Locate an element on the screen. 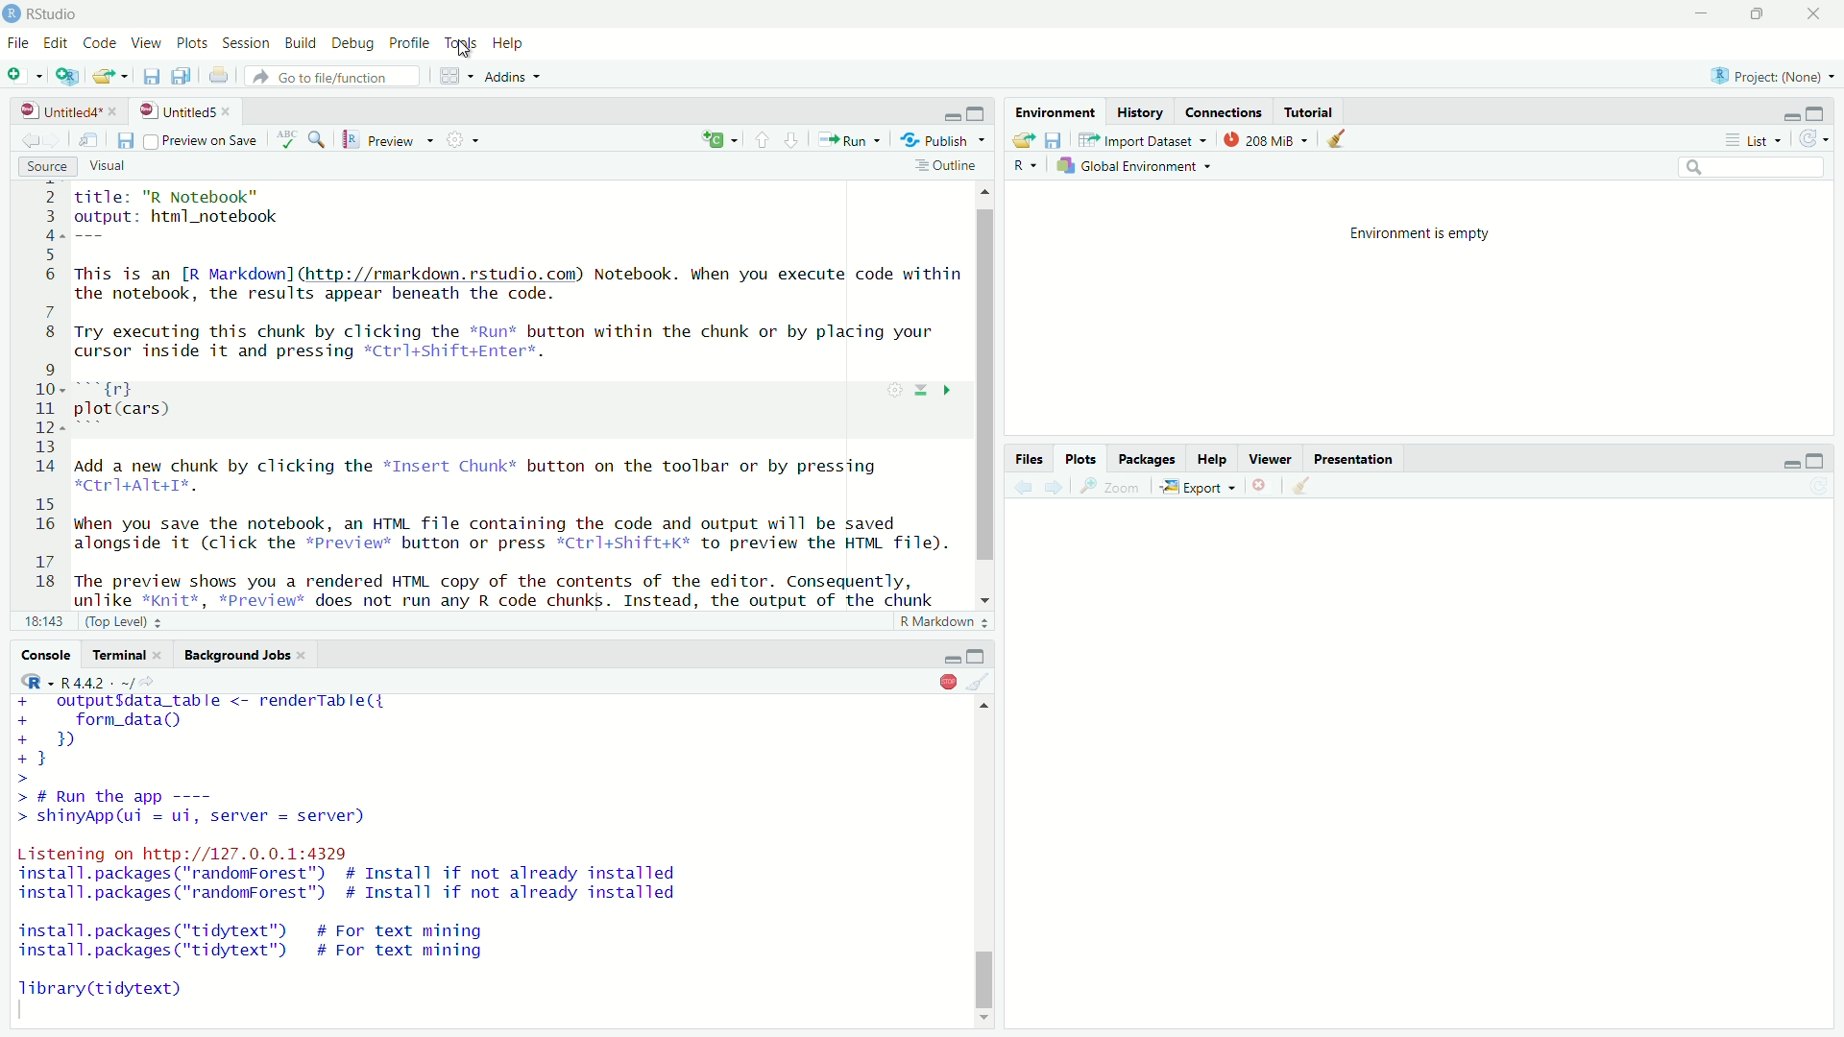 This screenshot has width=1844, height=1037. Visual is located at coordinates (119, 167).